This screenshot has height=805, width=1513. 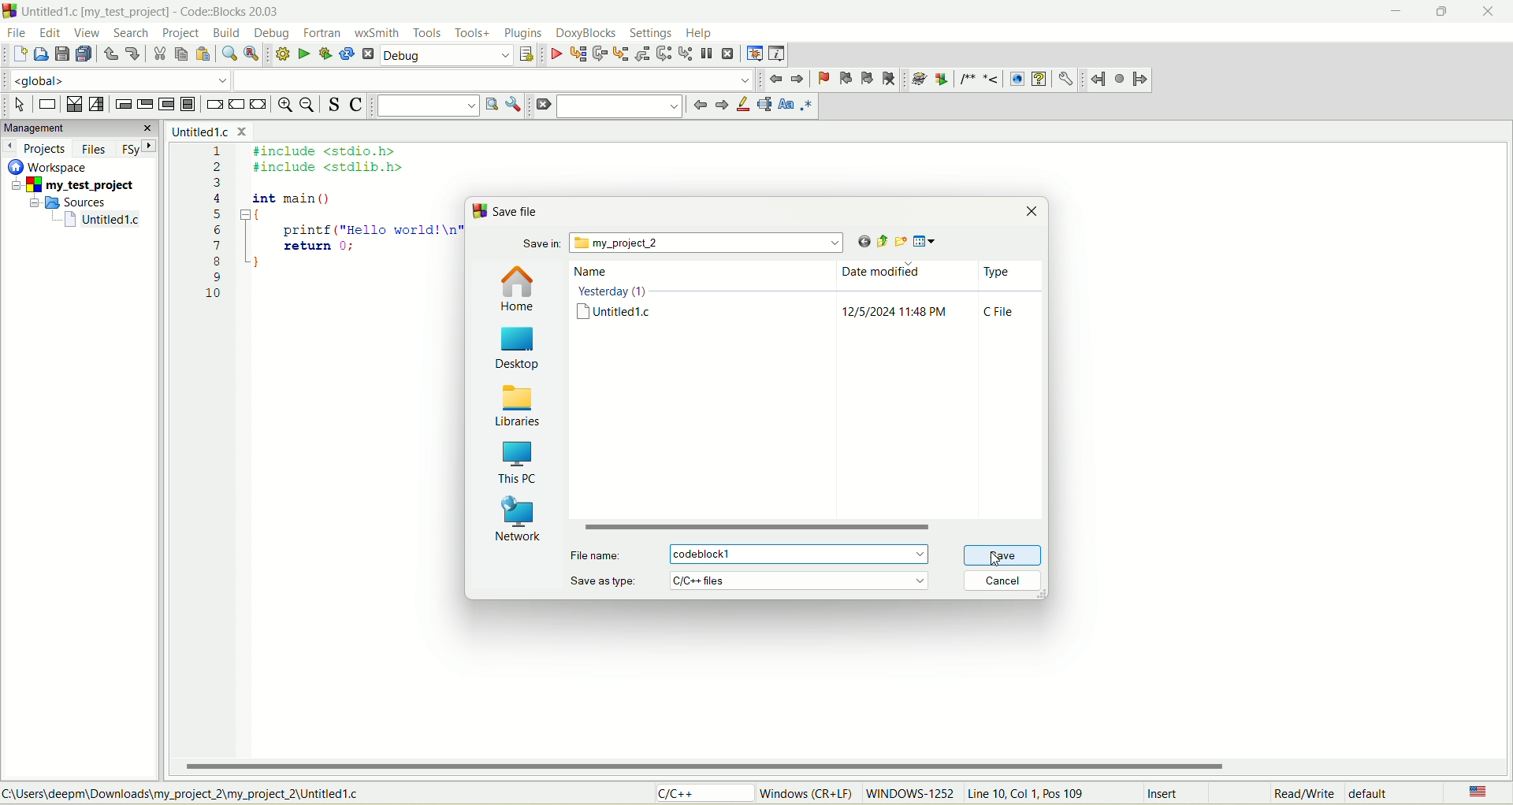 What do you see at coordinates (777, 80) in the screenshot?
I see `jump back` at bounding box center [777, 80].